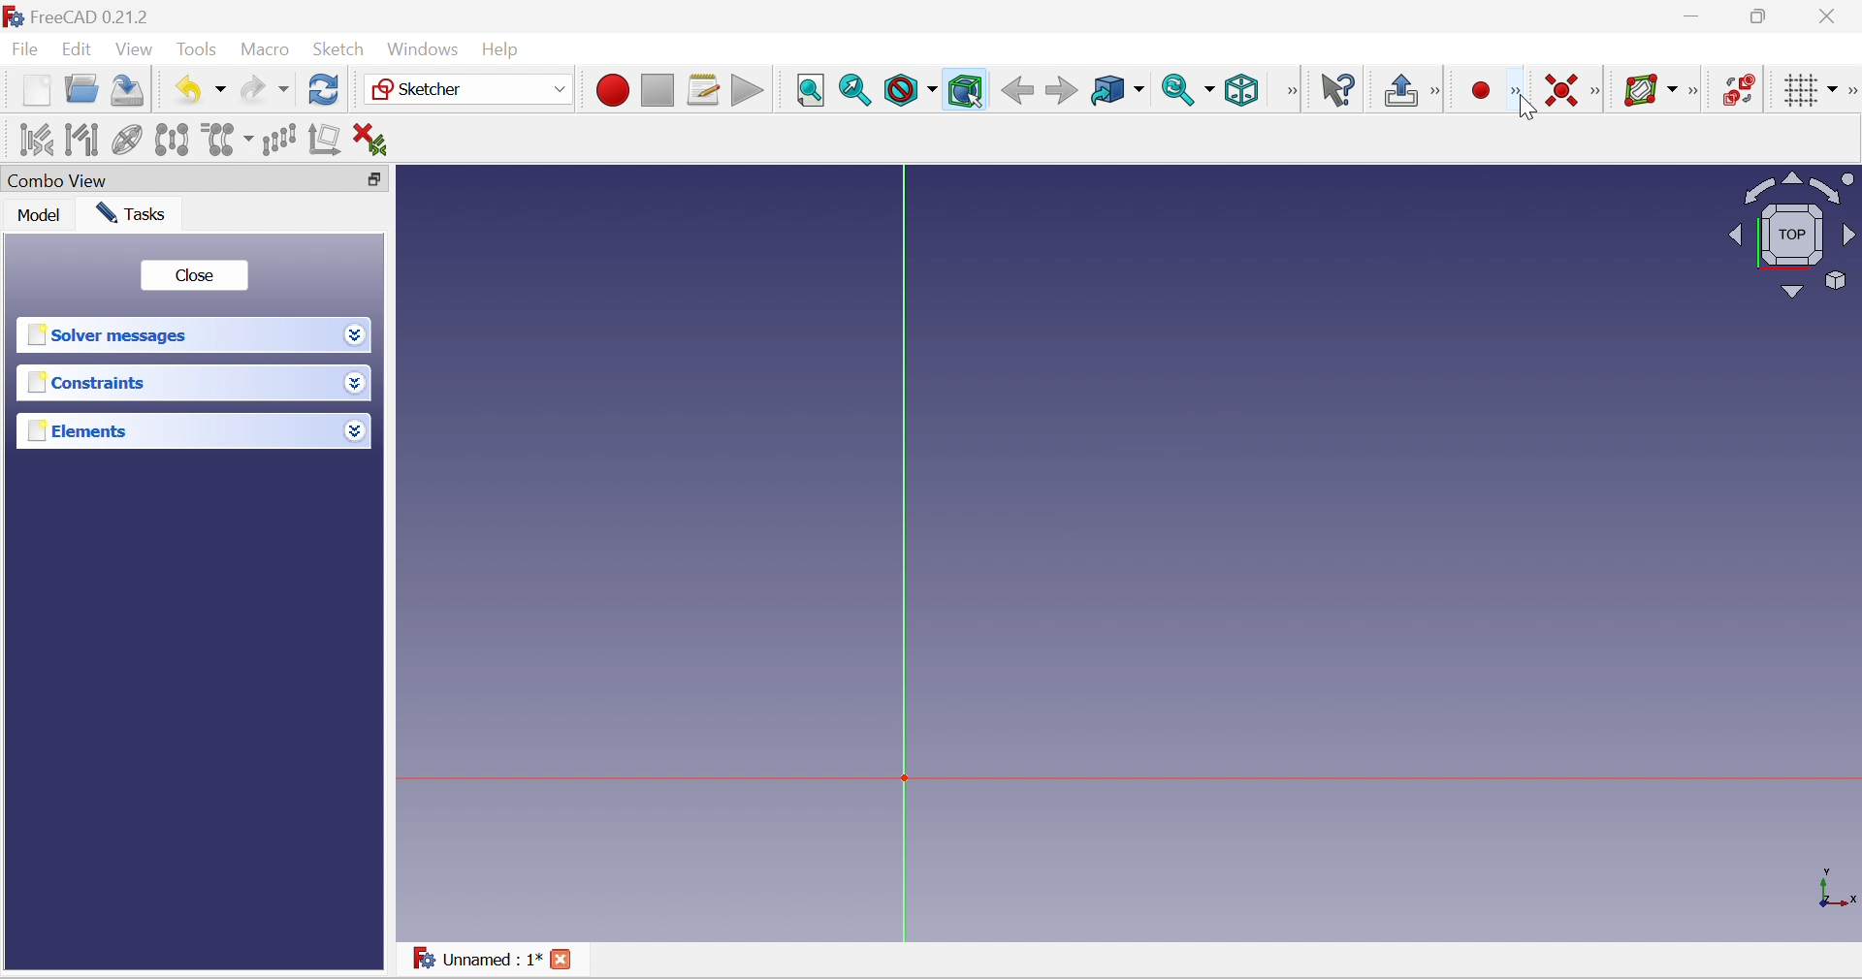 The image size is (1862, 979). Describe the element at coordinates (1697, 91) in the screenshot. I see `[Sketcher B-spline tools]` at that location.